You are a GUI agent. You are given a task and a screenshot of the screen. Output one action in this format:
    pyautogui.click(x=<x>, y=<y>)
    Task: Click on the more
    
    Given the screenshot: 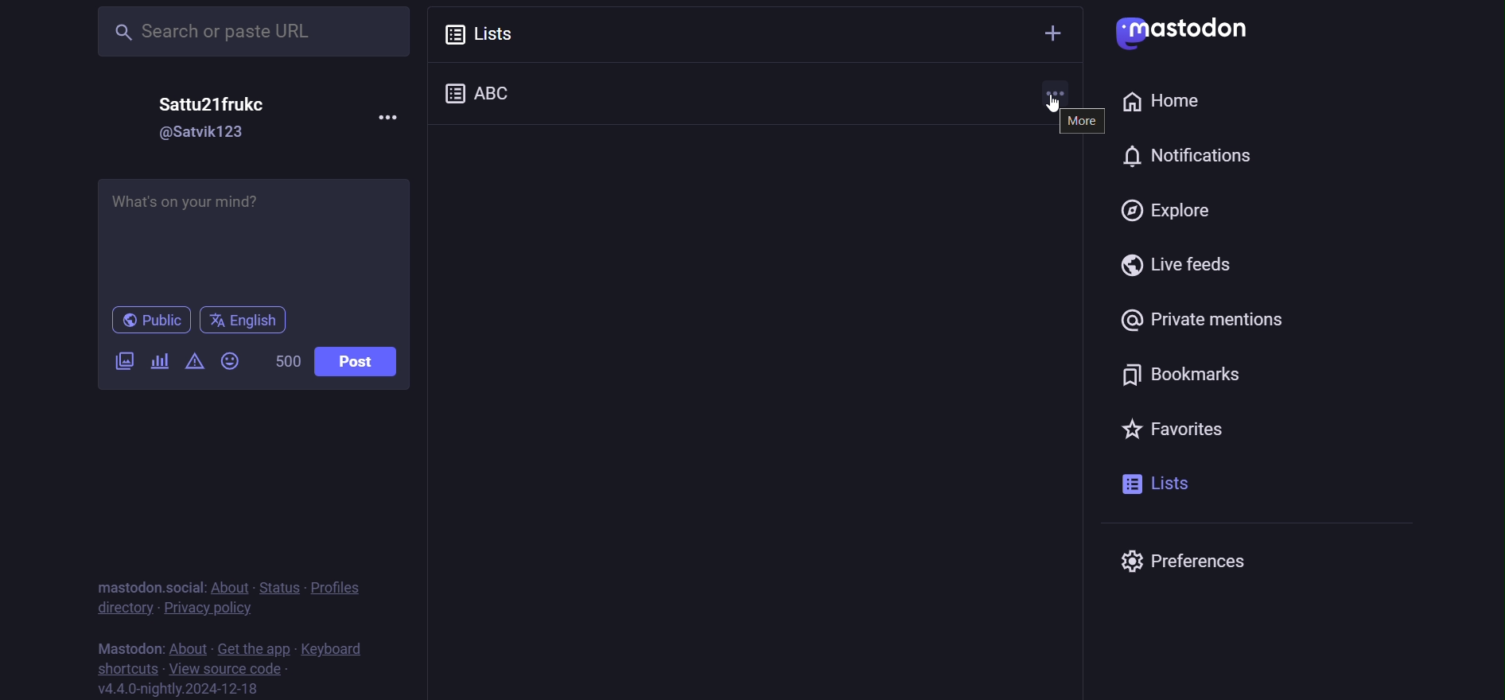 What is the action you would take?
    pyautogui.click(x=1056, y=94)
    